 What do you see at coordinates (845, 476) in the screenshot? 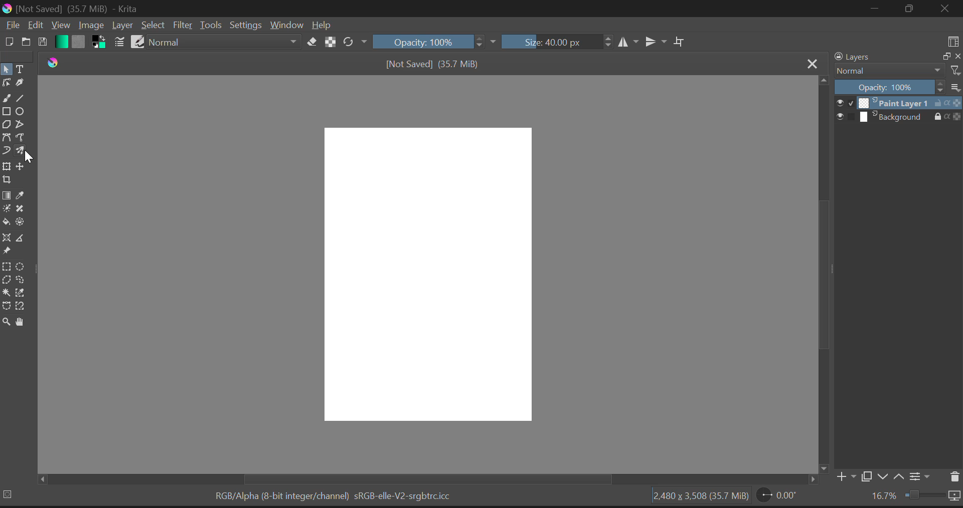
I see `Add Layer` at bounding box center [845, 476].